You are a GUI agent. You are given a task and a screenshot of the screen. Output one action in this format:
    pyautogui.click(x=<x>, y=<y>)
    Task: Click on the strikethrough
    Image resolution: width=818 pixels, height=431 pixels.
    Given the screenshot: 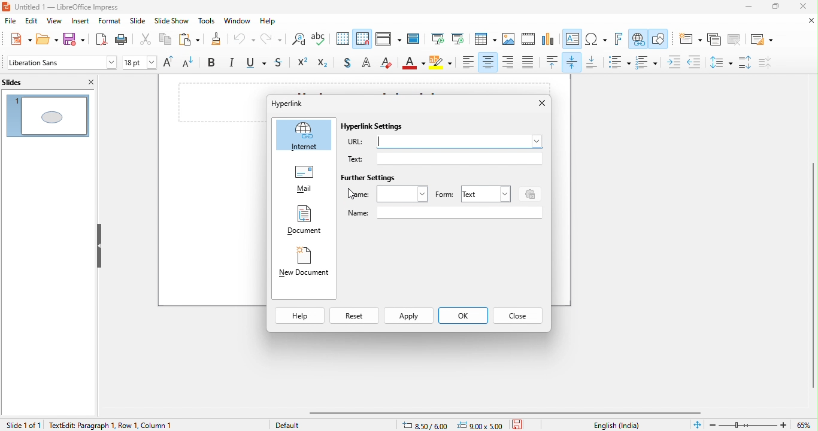 What is the action you would take?
    pyautogui.click(x=281, y=63)
    